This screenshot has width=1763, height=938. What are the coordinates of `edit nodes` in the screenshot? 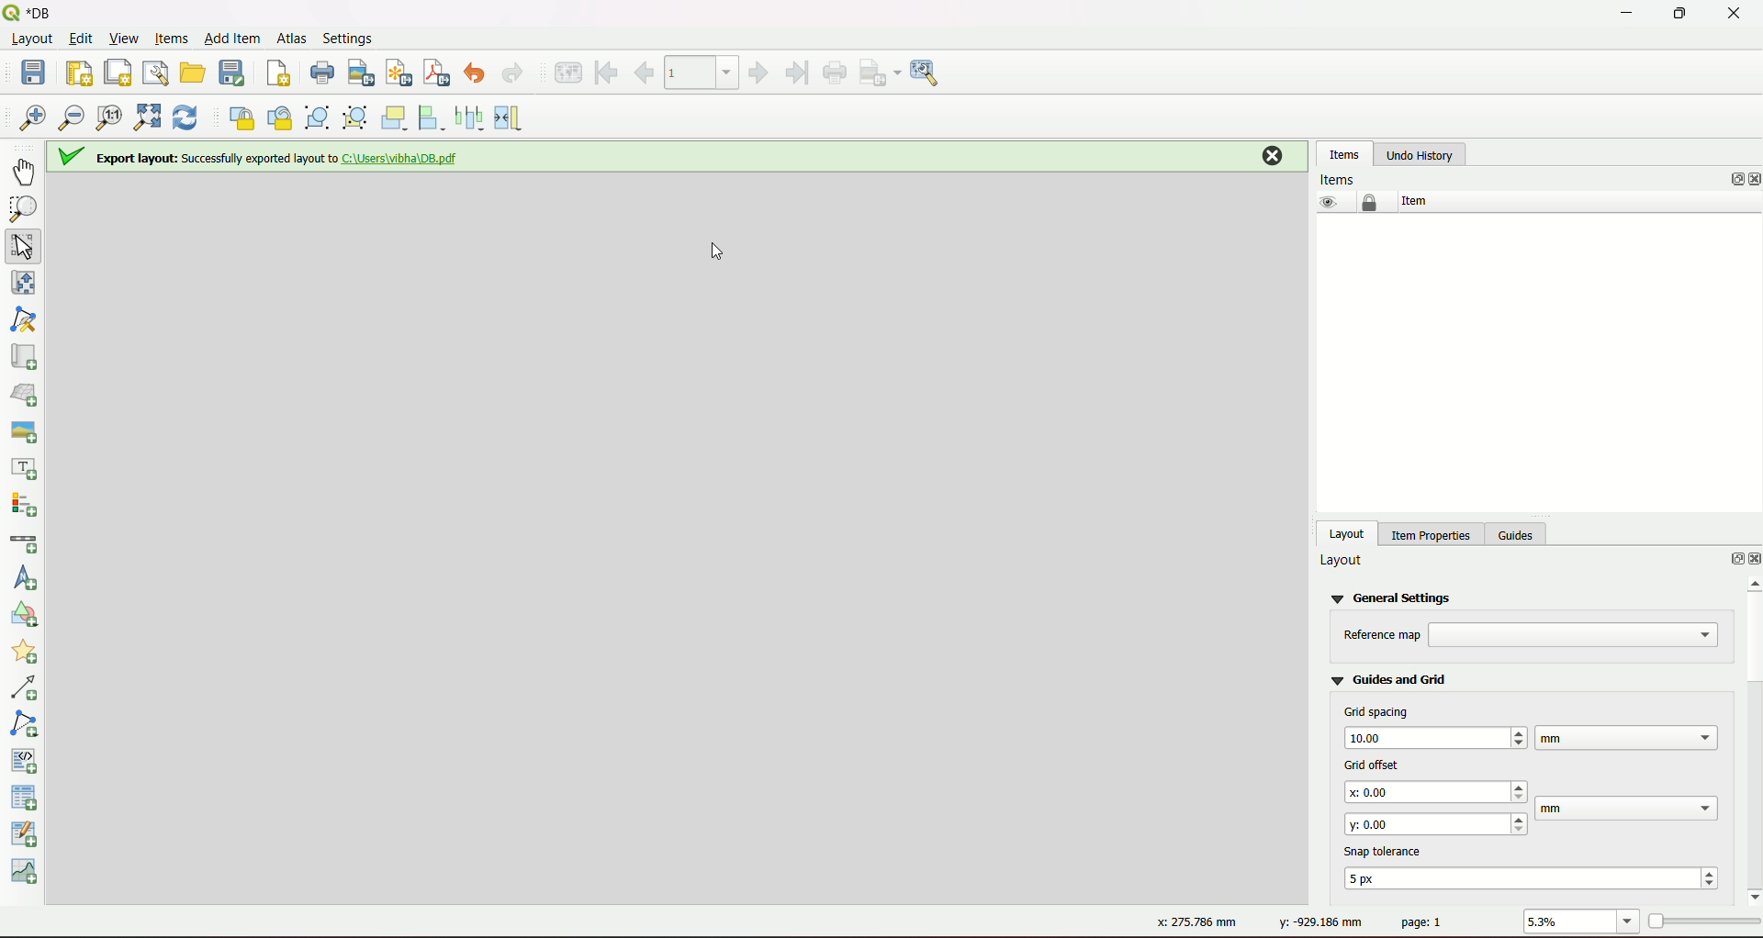 It's located at (27, 321).